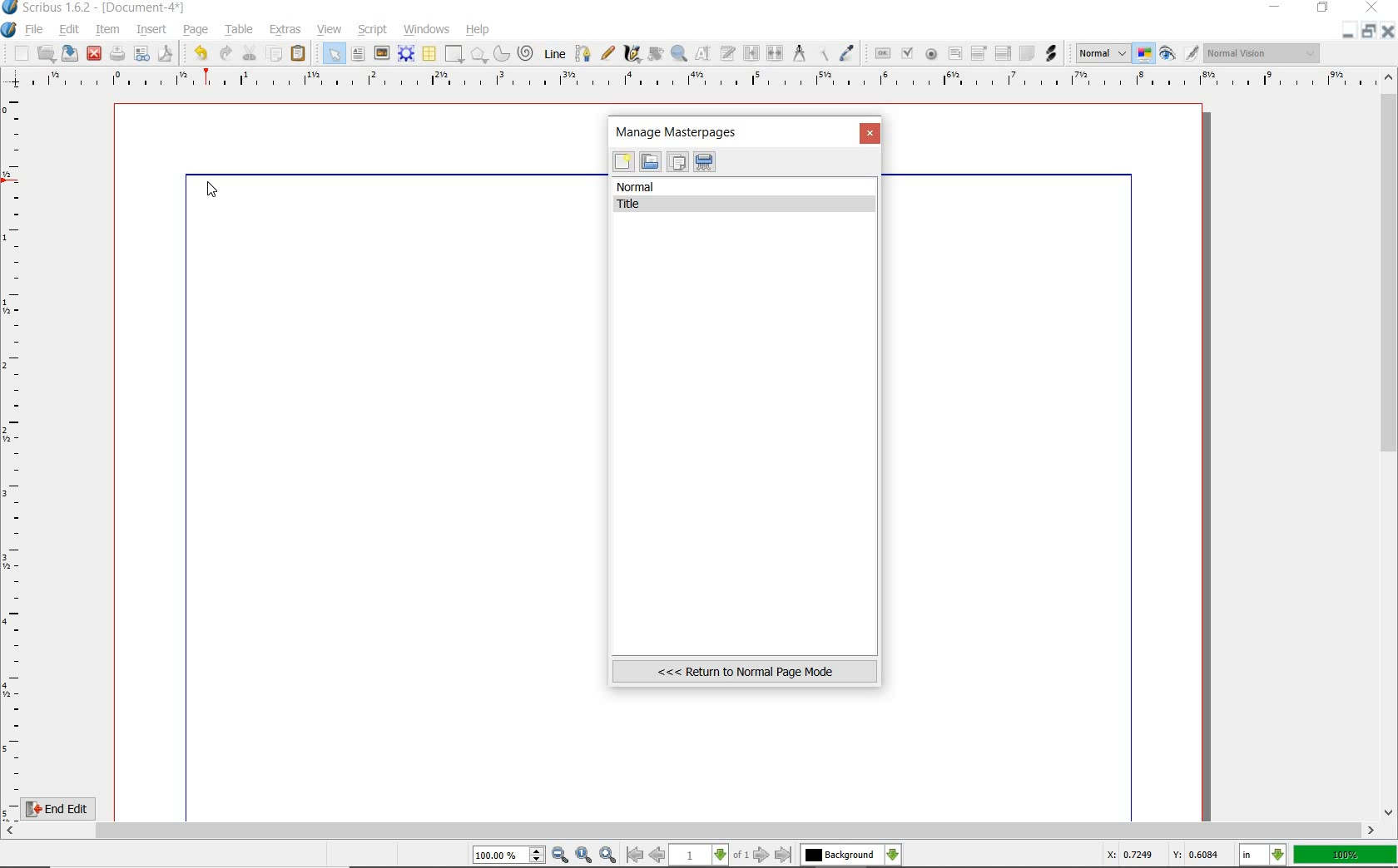 The width and height of the screenshot is (1398, 868). Describe the element at coordinates (374, 28) in the screenshot. I see `script` at that location.